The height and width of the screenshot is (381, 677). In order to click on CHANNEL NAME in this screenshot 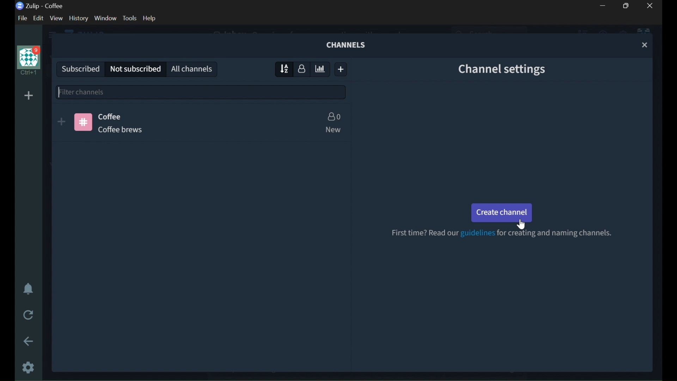, I will do `click(111, 116)`.